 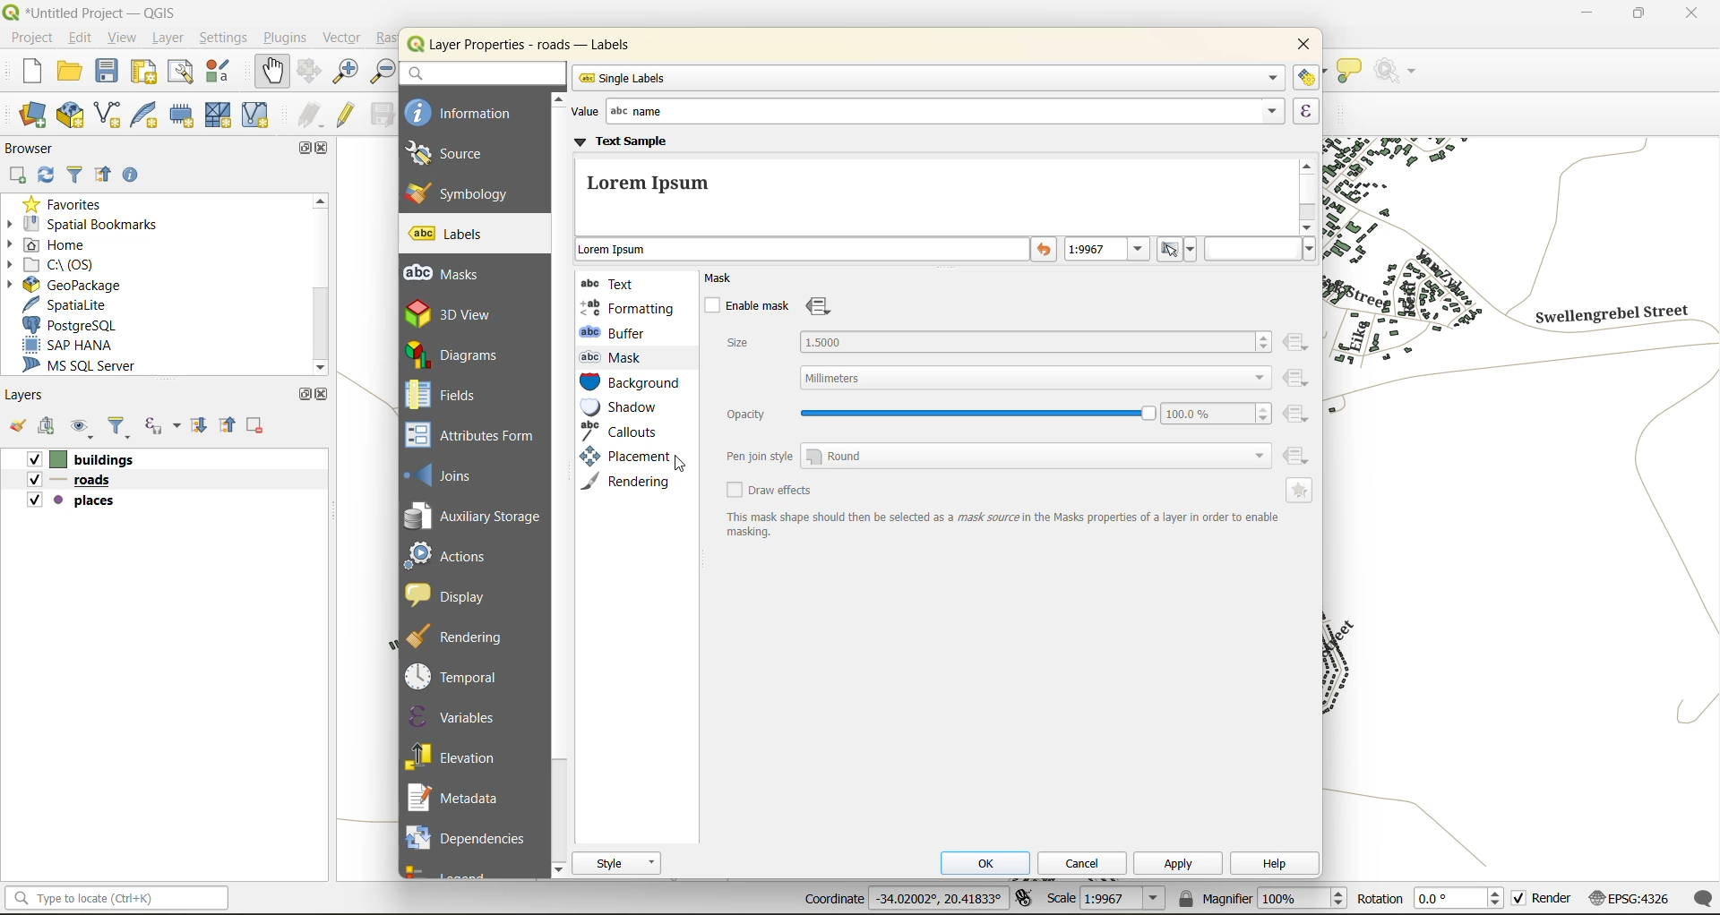 I want to click on pan to selection, so click(x=310, y=73).